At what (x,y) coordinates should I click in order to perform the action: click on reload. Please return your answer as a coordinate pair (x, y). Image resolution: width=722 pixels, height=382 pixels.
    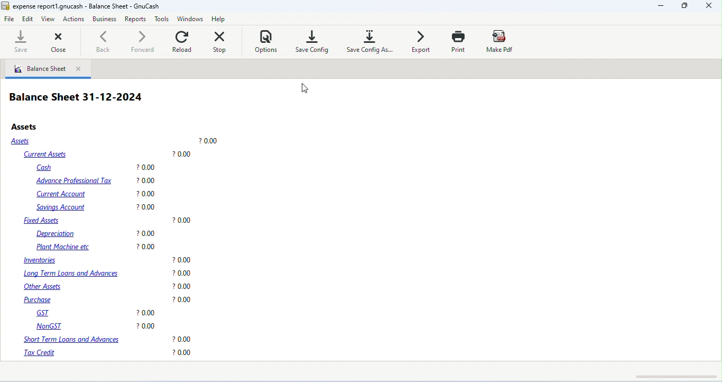
    Looking at the image, I should click on (183, 40).